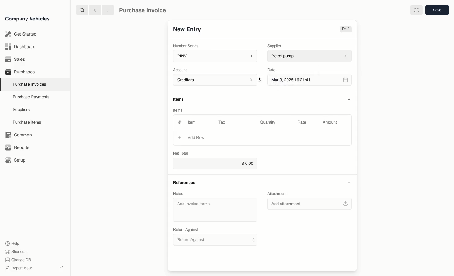 This screenshot has width=454, height=276. I want to click on Notes., so click(181, 194).